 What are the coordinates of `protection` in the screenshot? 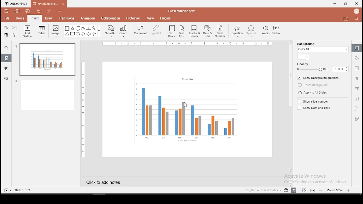 It's located at (134, 18).